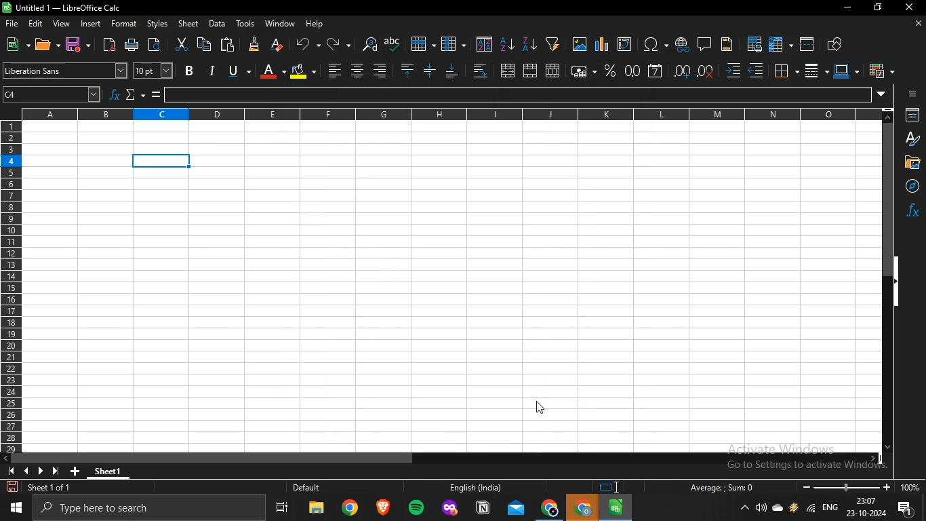 The image size is (926, 521). Describe the element at coordinates (453, 44) in the screenshot. I see `column` at that location.